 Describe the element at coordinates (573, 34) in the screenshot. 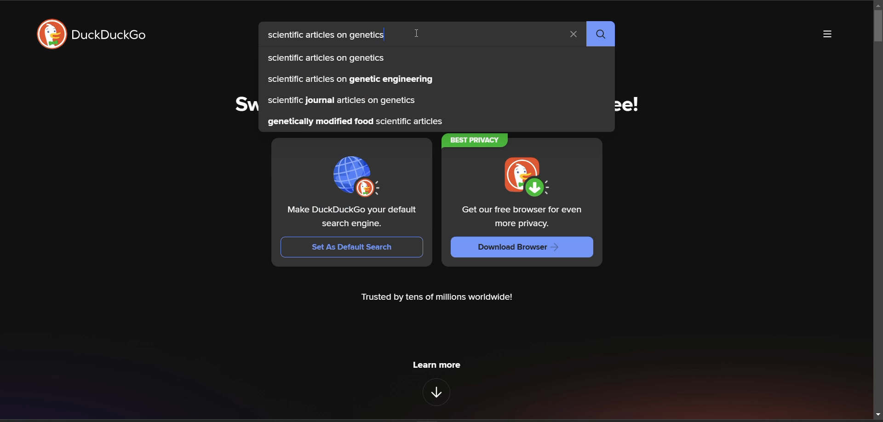

I see `clear search term` at that location.